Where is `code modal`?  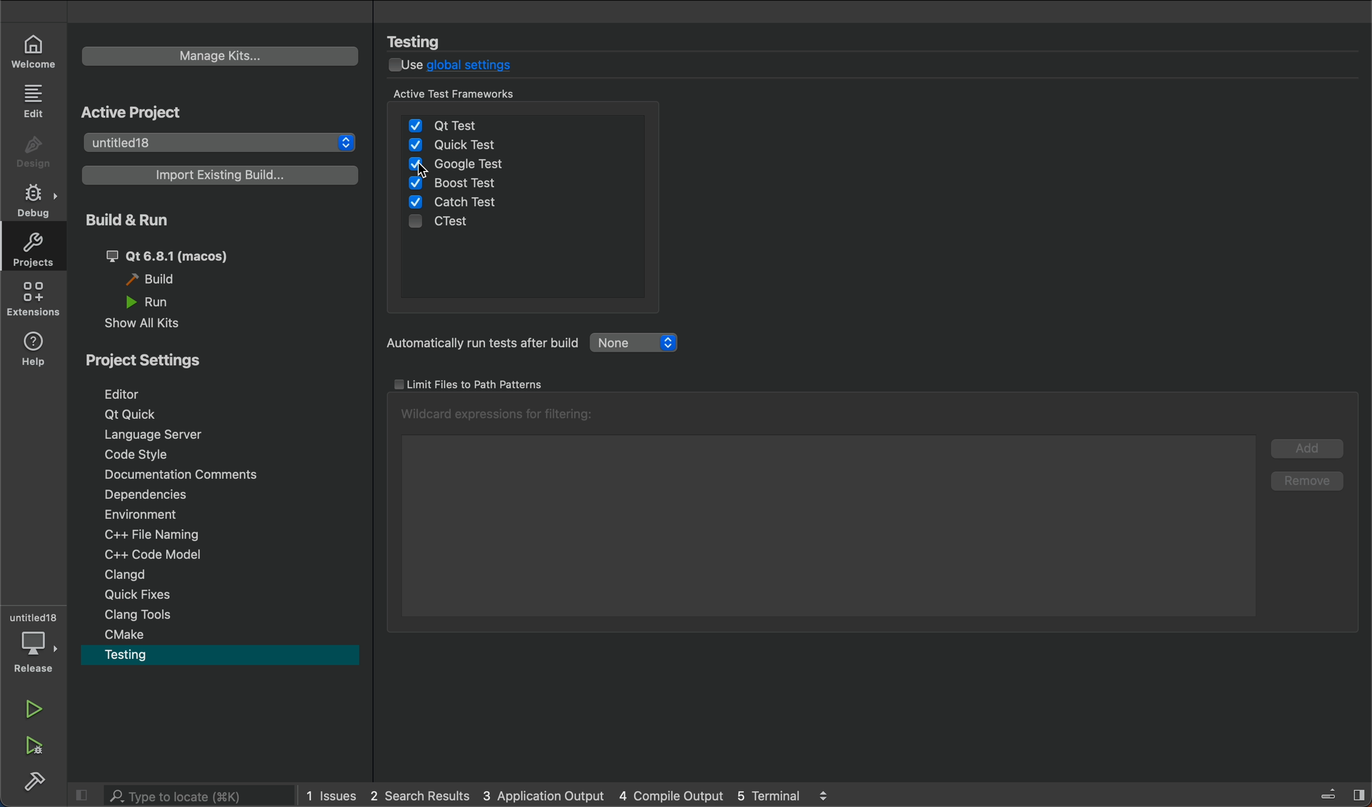
code modal is located at coordinates (224, 557).